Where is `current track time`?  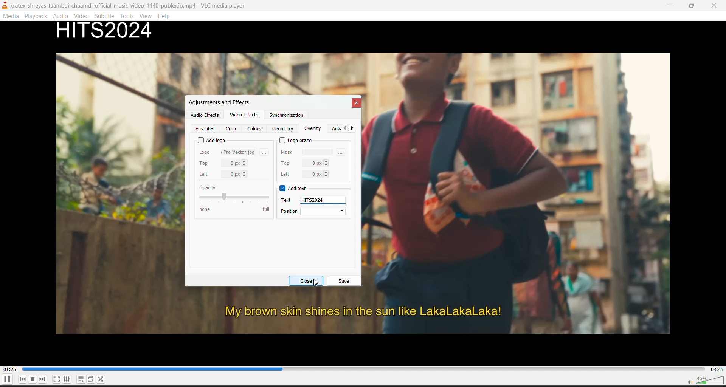 current track time is located at coordinates (11, 368).